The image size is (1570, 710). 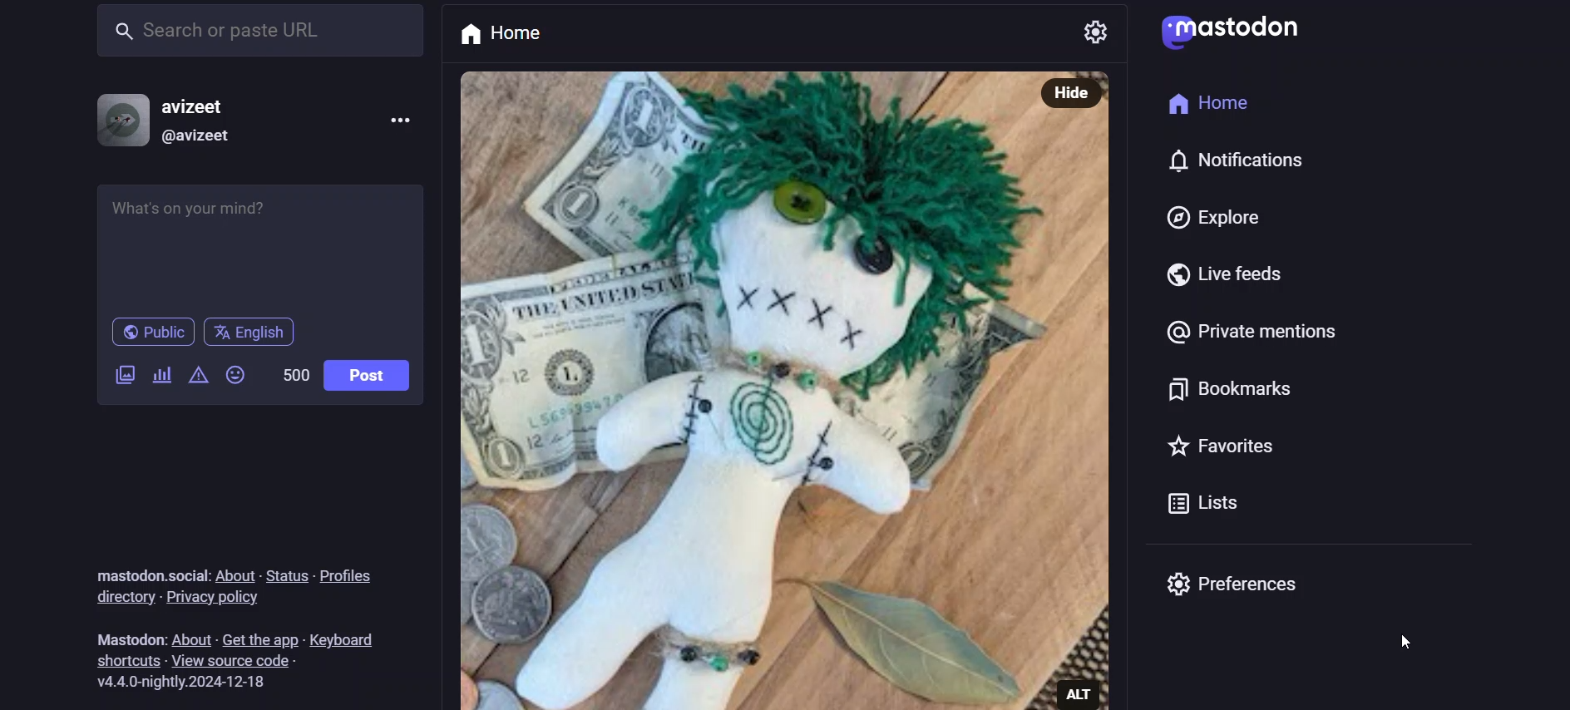 What do you see at coordinates (148, 576) in the screenshot?
I see `mastodon.social` at bounding box center [148, 576].